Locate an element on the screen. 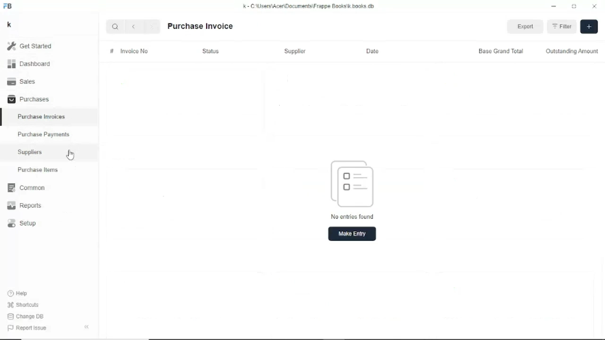  Back is located at coordinates (135, 26).